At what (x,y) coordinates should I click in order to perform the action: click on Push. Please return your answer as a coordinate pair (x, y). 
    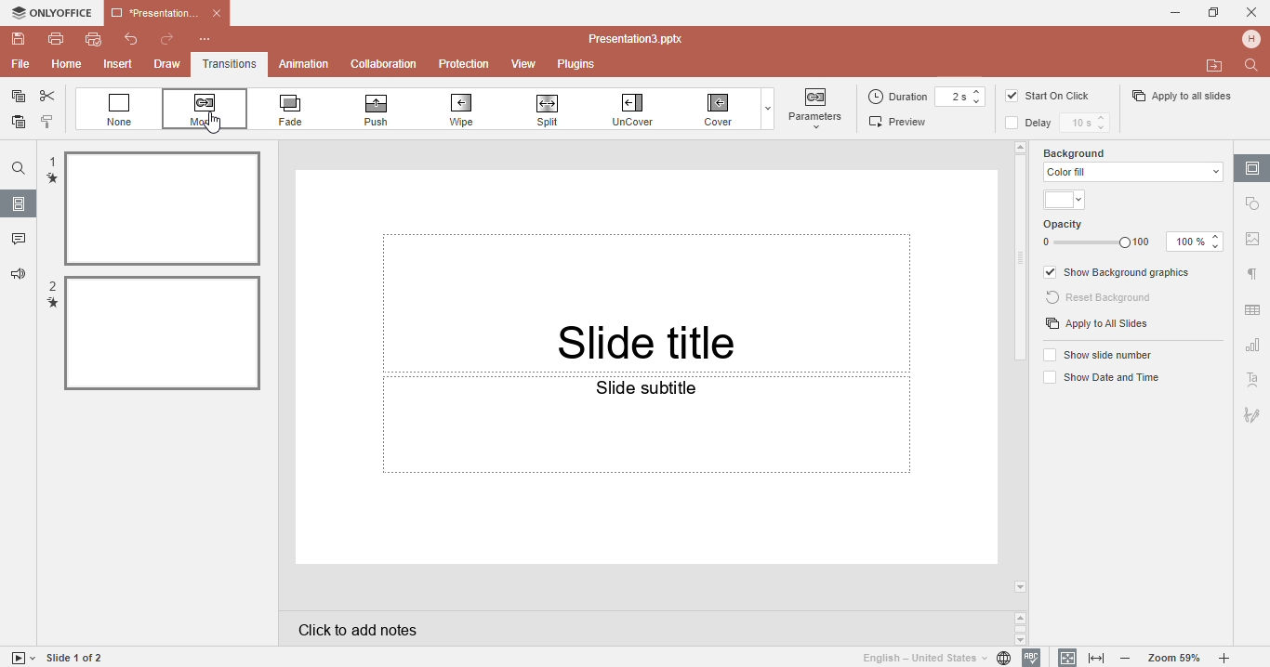
    Looking at the image, I should click on (391, 110).